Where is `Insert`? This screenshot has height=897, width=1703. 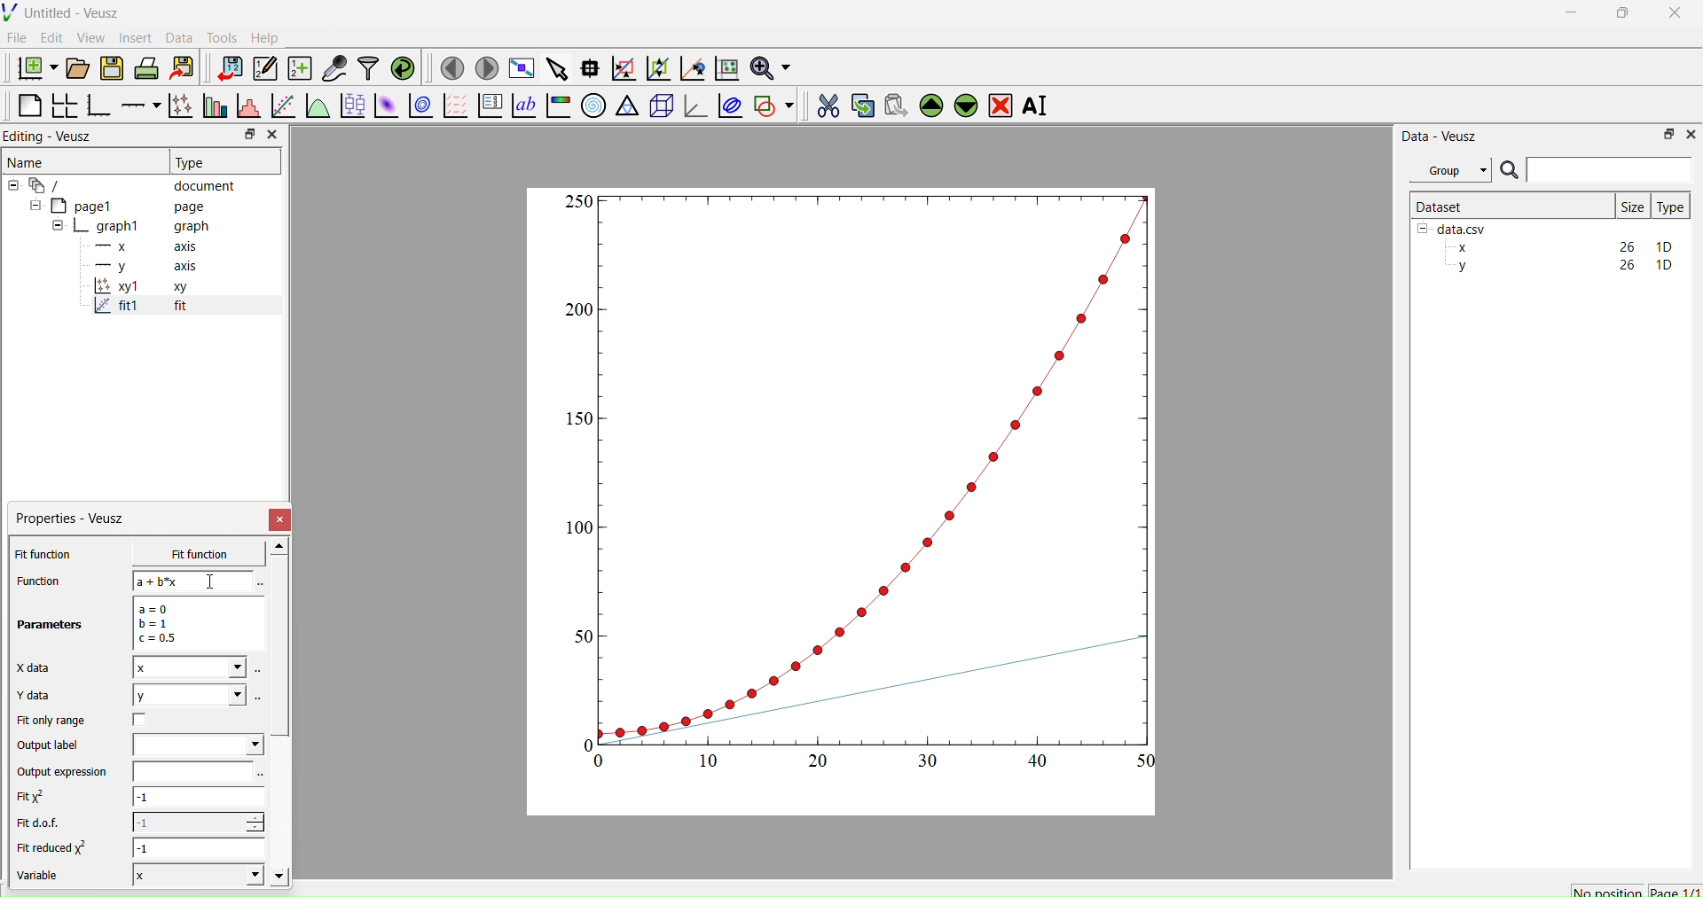
Insert is located at coordinates (138, 37).